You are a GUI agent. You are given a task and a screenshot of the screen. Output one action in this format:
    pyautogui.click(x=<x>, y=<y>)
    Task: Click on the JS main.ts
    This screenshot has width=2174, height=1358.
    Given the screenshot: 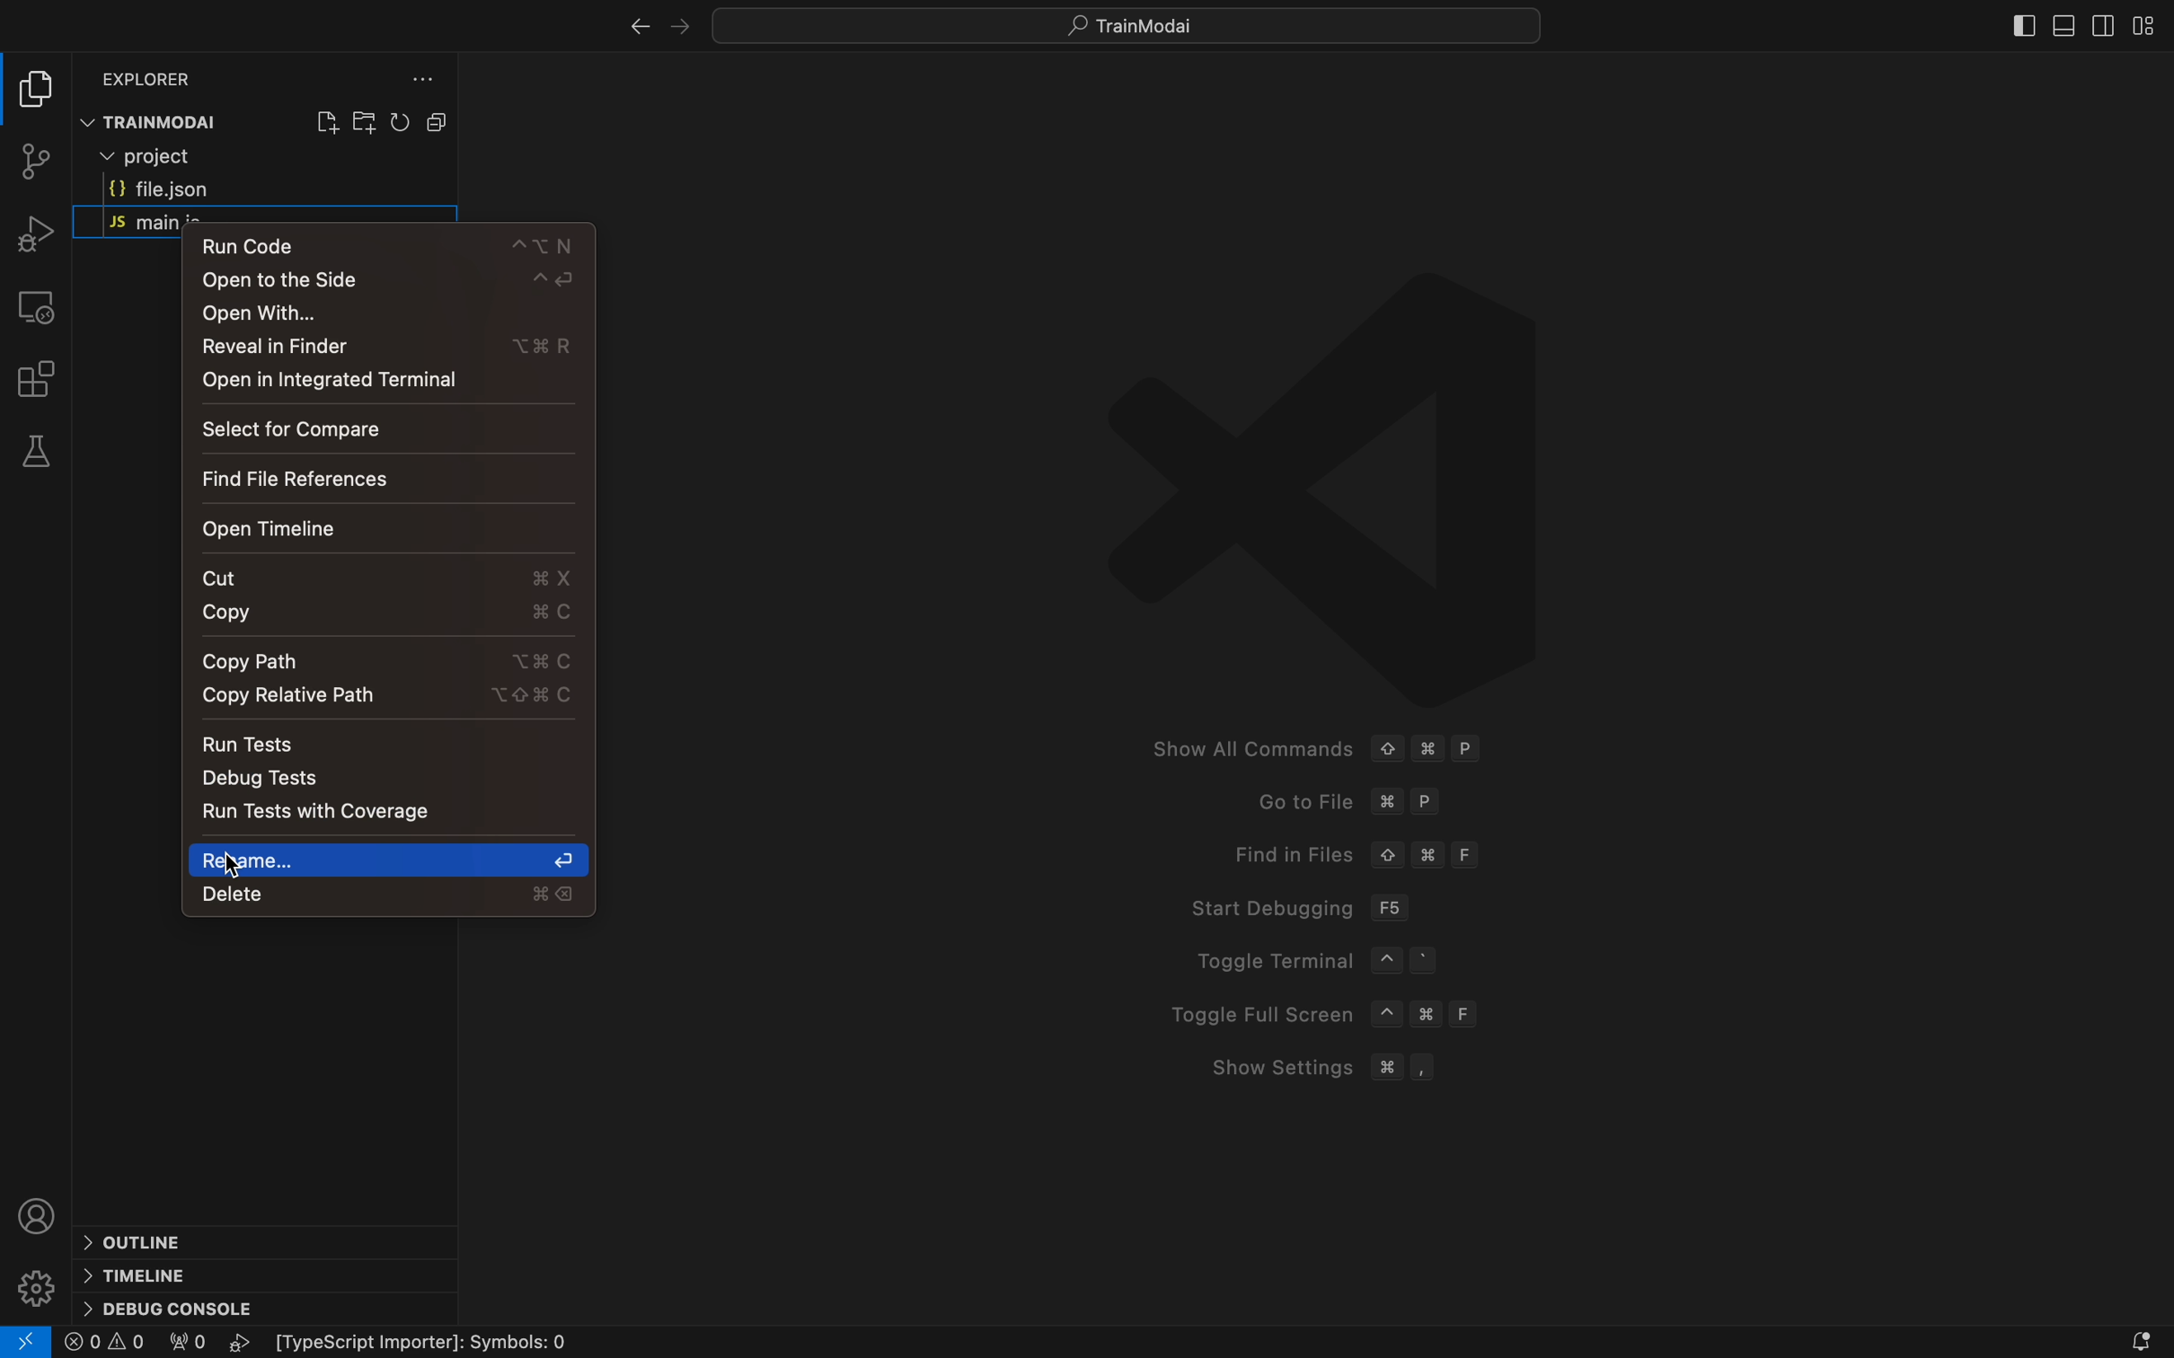 What is the action you would take?
    pyautogui.click(x=270, y=223)
    